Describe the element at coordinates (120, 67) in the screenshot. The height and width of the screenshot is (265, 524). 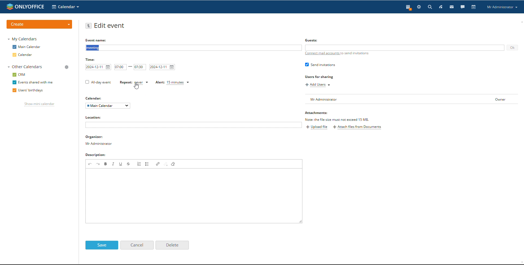
I see `start time` at that location.